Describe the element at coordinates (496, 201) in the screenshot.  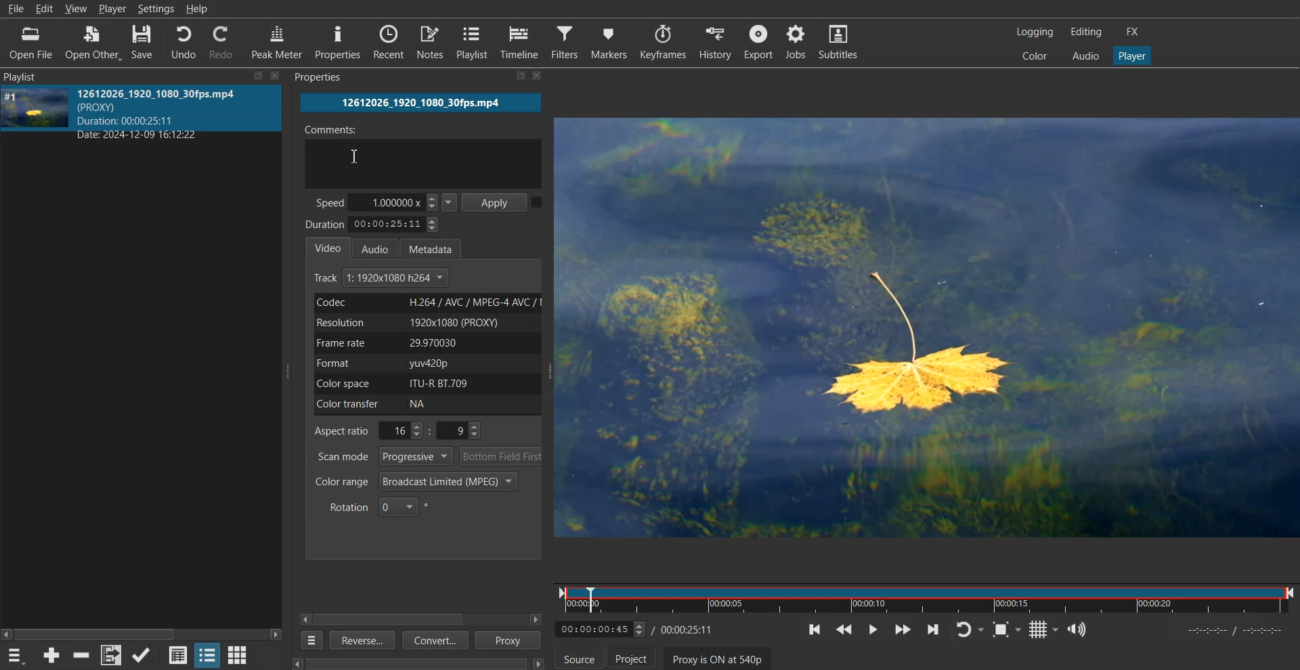
I see `Apply` at that location.